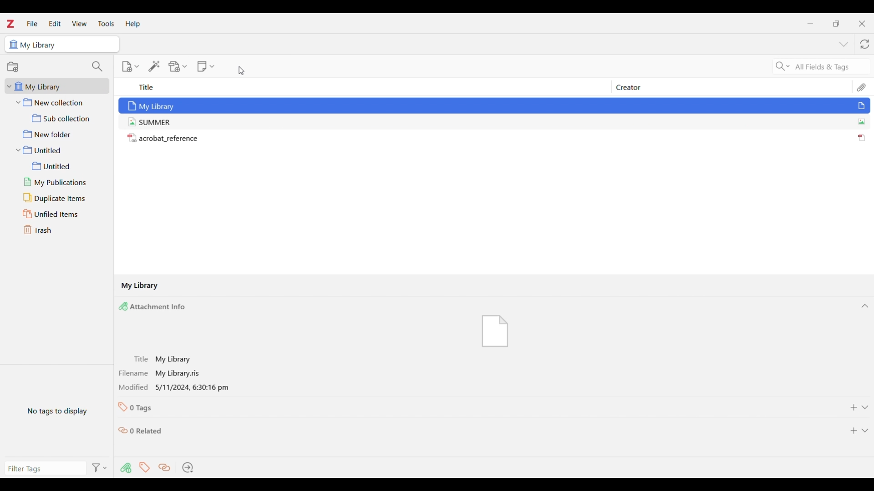  I want to click on Untitled sub folder, so click(62, 166).